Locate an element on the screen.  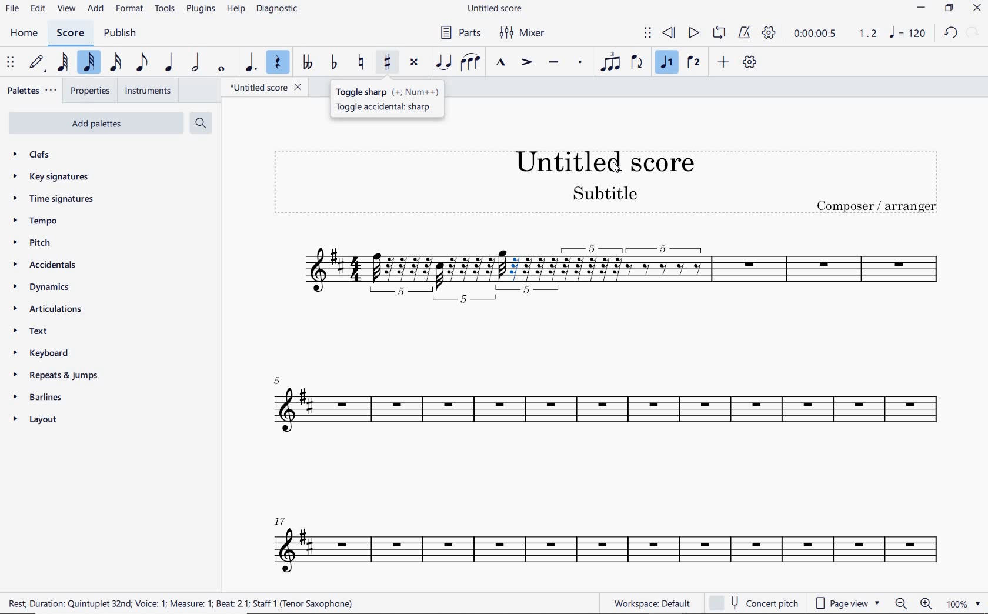
TOGGLE FLAT is located at coordinates (335, 63).